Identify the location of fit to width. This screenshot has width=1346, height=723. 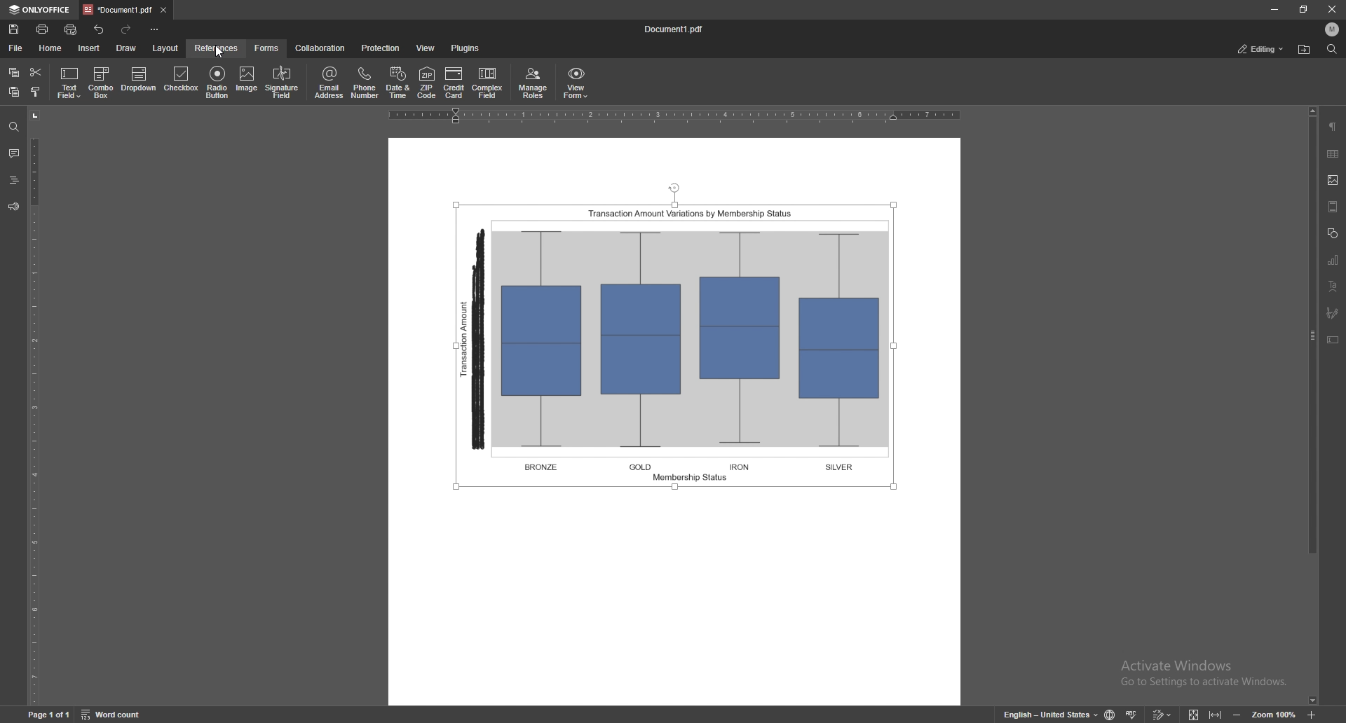
(1216, 714).